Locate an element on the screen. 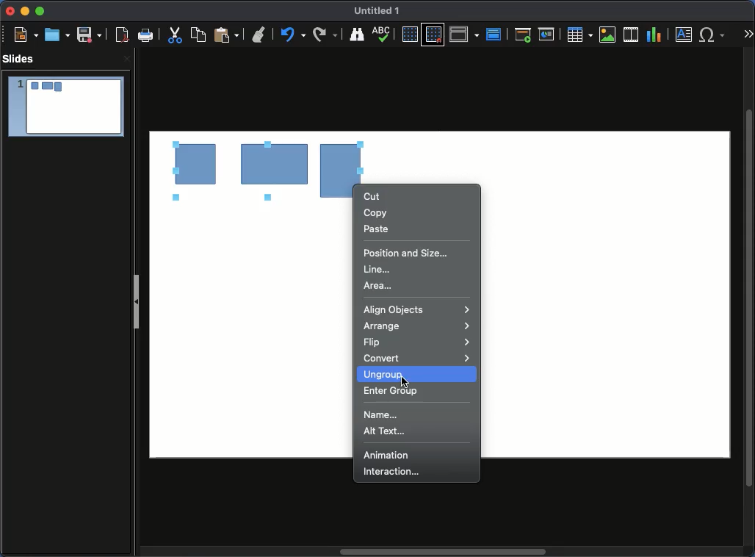  Audio or video is located at coordinates (632, 35).